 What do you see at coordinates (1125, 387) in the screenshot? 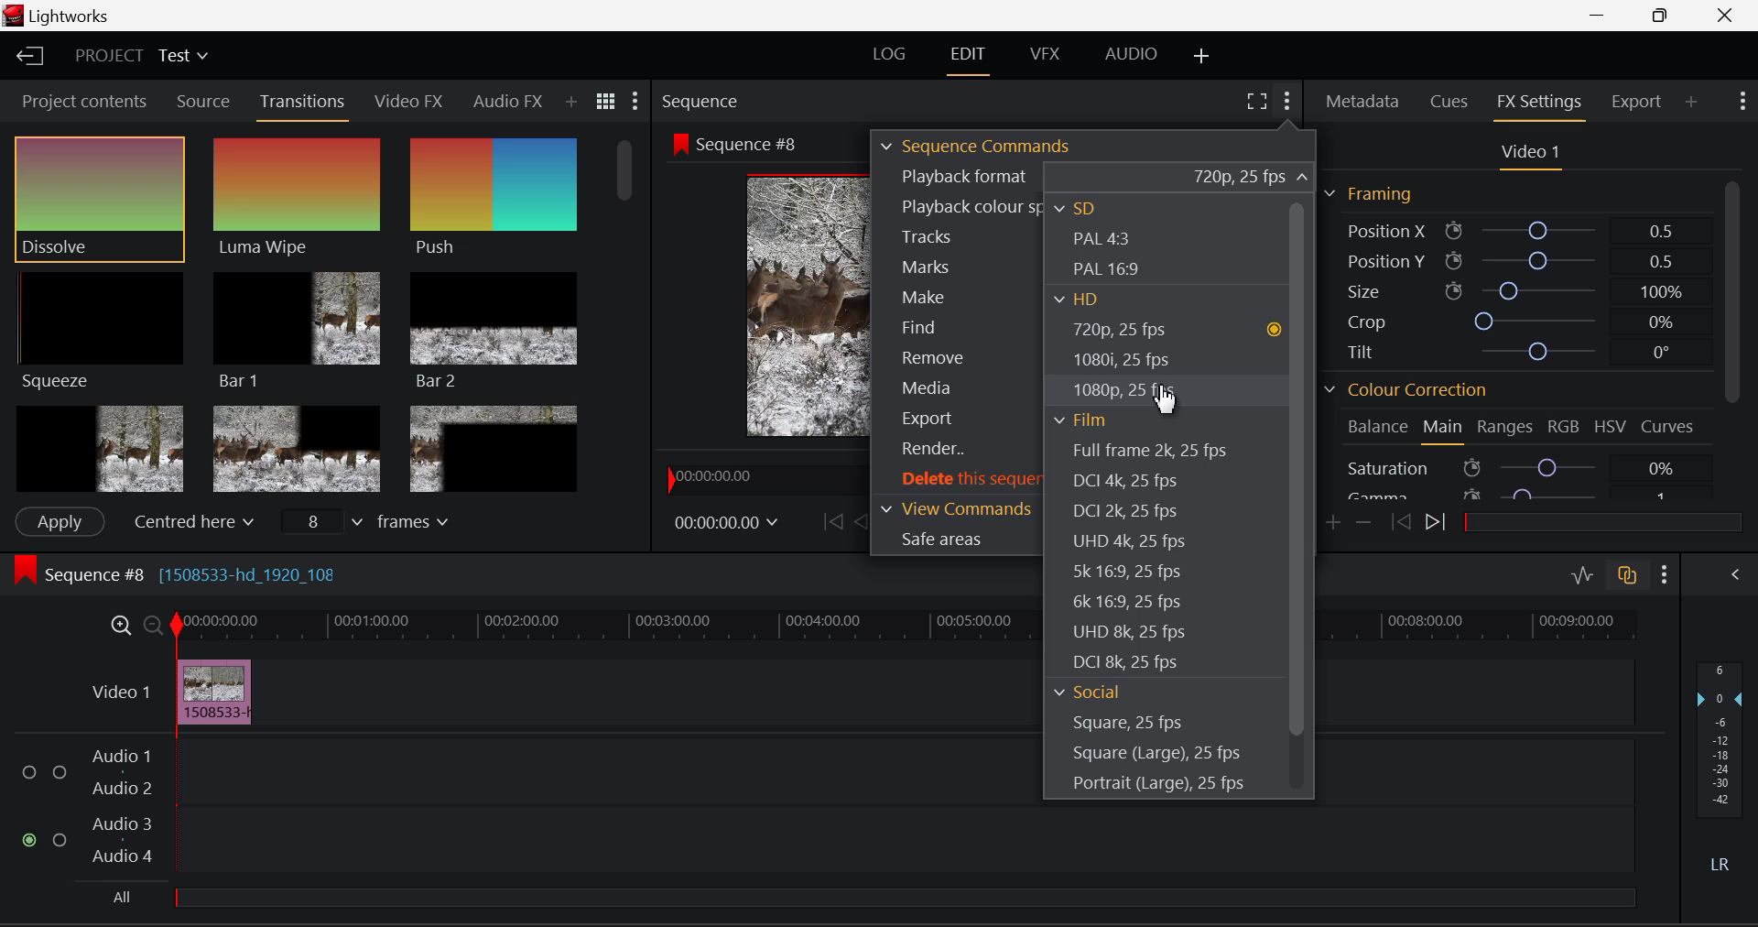
I see `Cursor on 1080p, 25fps` at bounding box center [1125, 387].